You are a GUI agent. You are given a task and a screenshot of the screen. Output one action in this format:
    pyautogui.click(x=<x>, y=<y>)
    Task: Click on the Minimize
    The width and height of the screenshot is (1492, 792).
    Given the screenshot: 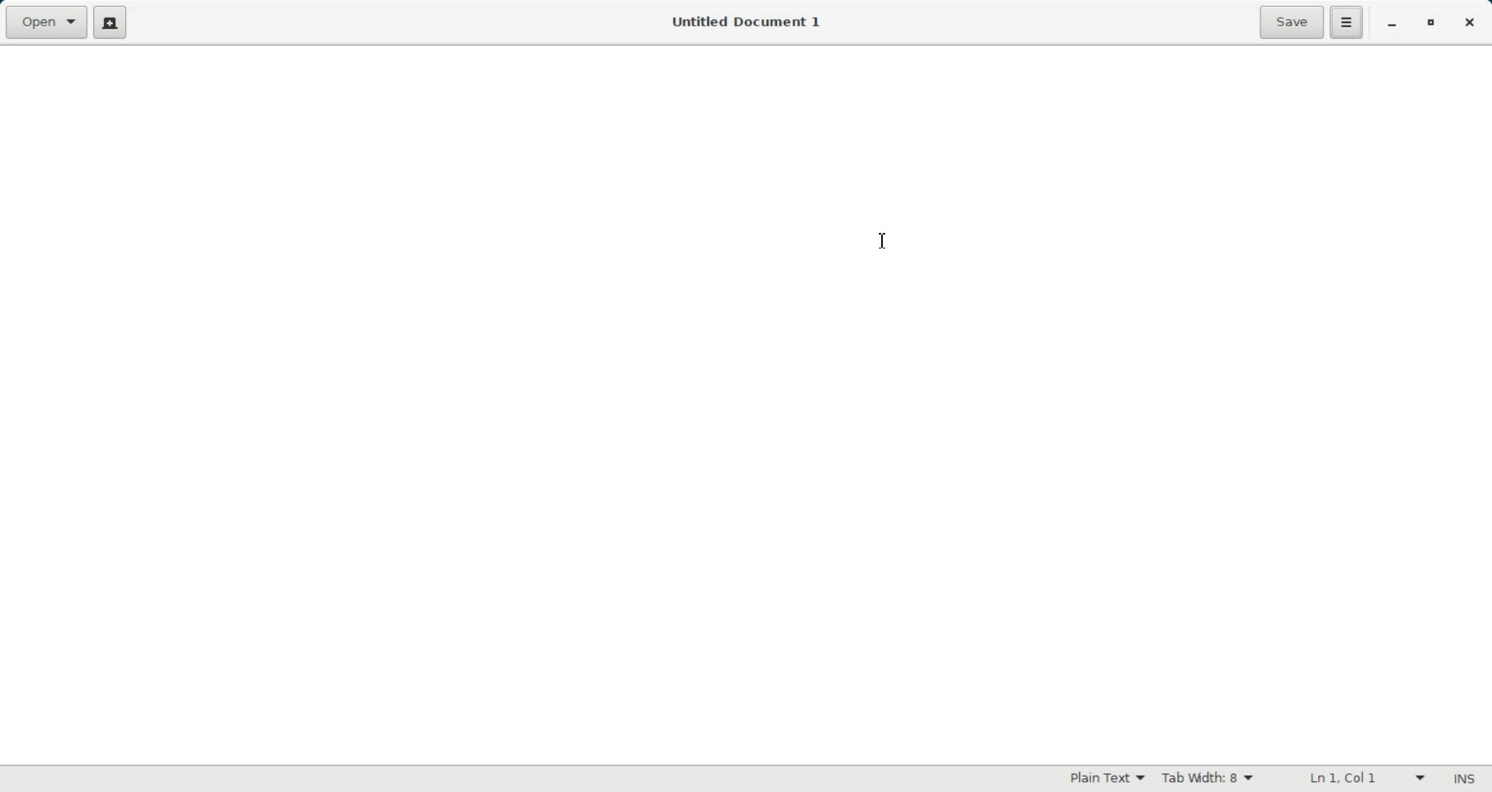 What is the action you would take?
    pyautogui.click(x=1393, y=23)
    